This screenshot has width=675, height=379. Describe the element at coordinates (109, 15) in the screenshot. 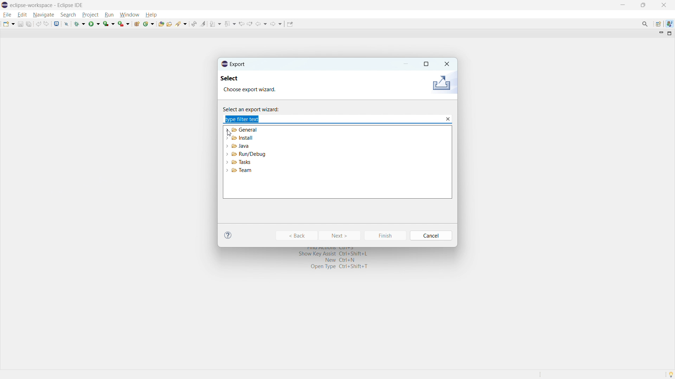

I see `run` at that location.